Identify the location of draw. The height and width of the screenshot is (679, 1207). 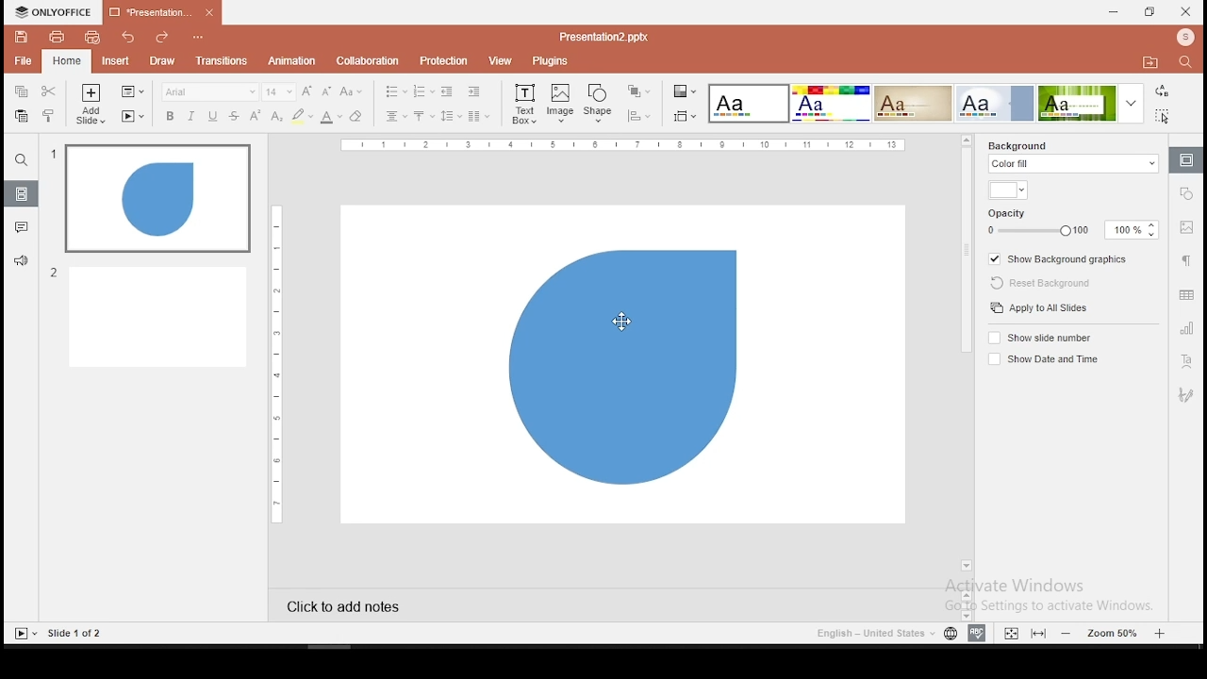
(162, 61).